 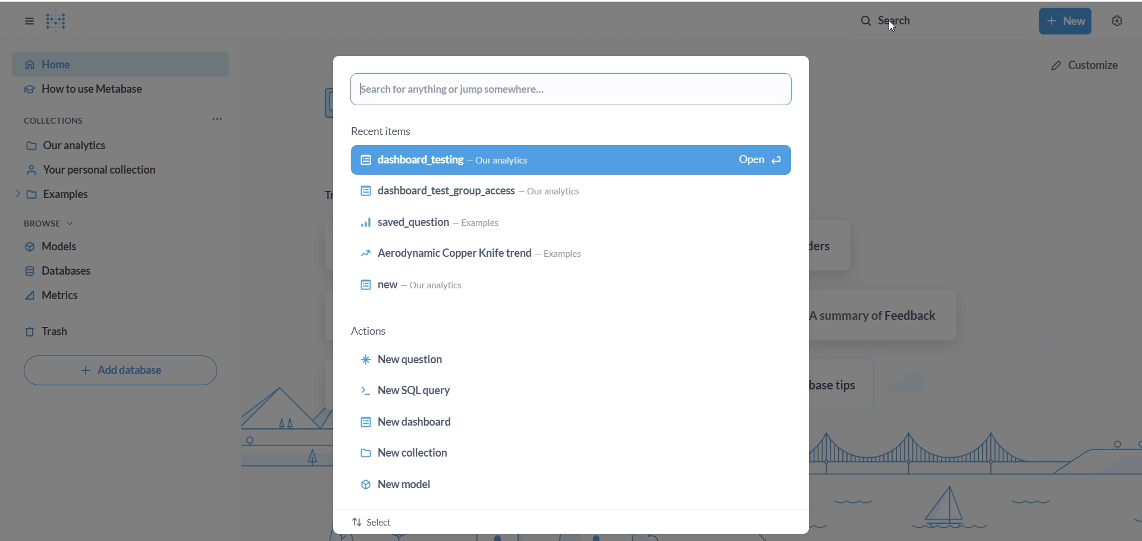 I want to click on databases, so click(x=101, y=270).